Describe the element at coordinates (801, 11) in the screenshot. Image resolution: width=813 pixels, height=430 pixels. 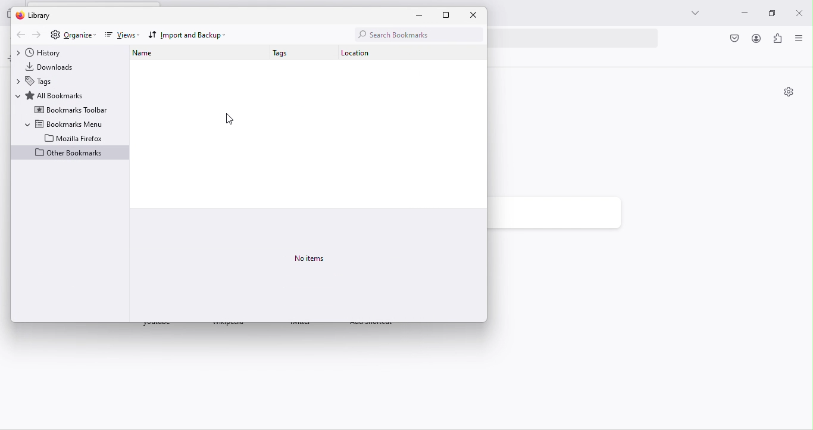
I see `close` at that location.